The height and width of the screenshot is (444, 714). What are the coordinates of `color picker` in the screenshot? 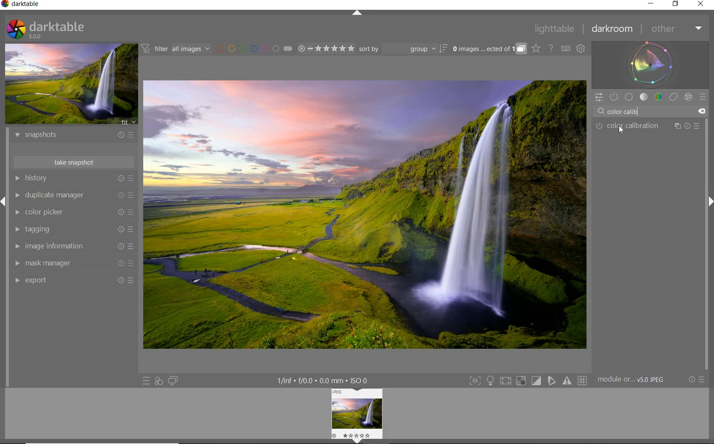 It's located at (73, 212).